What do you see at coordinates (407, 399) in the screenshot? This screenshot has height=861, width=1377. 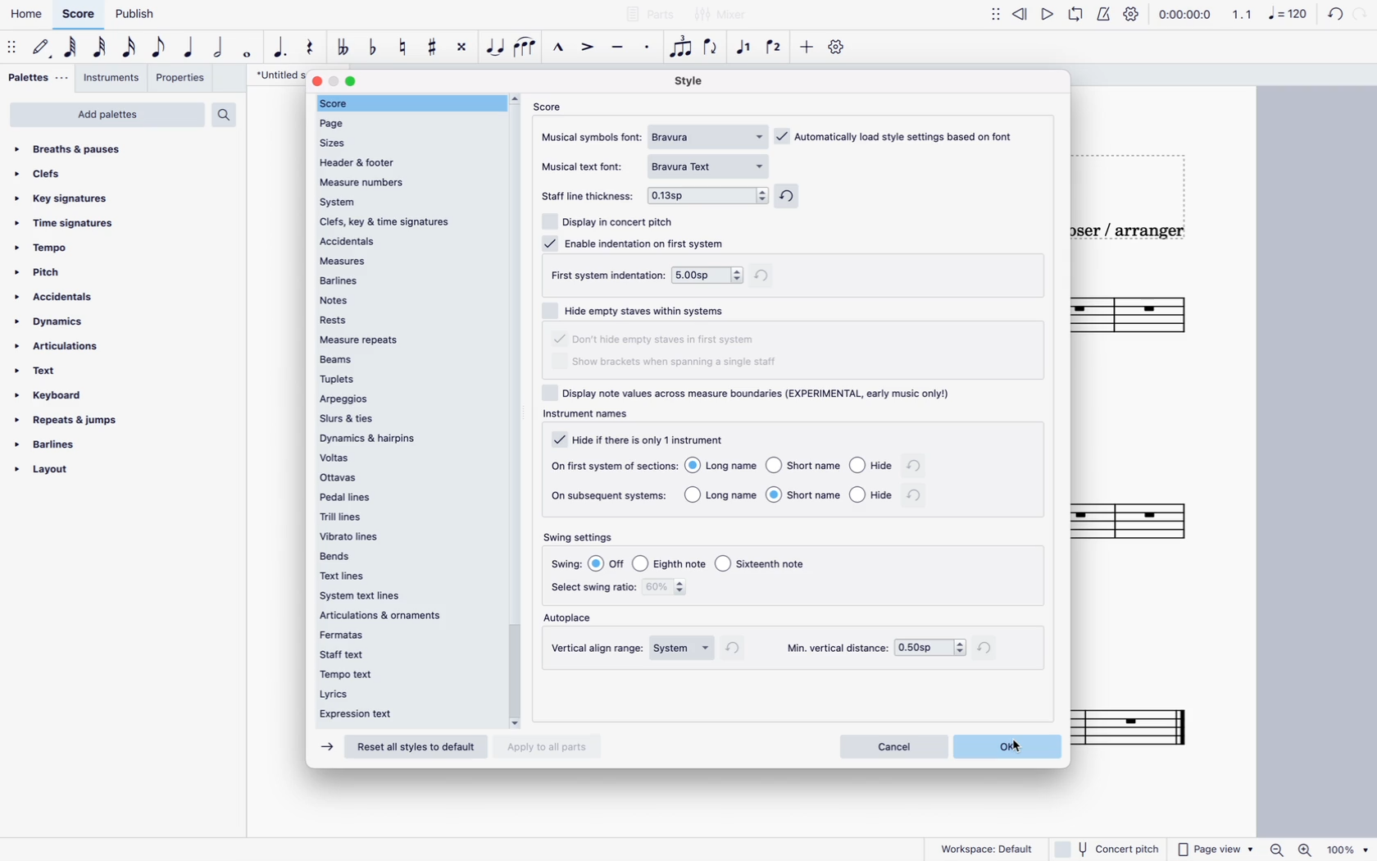 I see `arpeggios` at bounding box center [407, 399].